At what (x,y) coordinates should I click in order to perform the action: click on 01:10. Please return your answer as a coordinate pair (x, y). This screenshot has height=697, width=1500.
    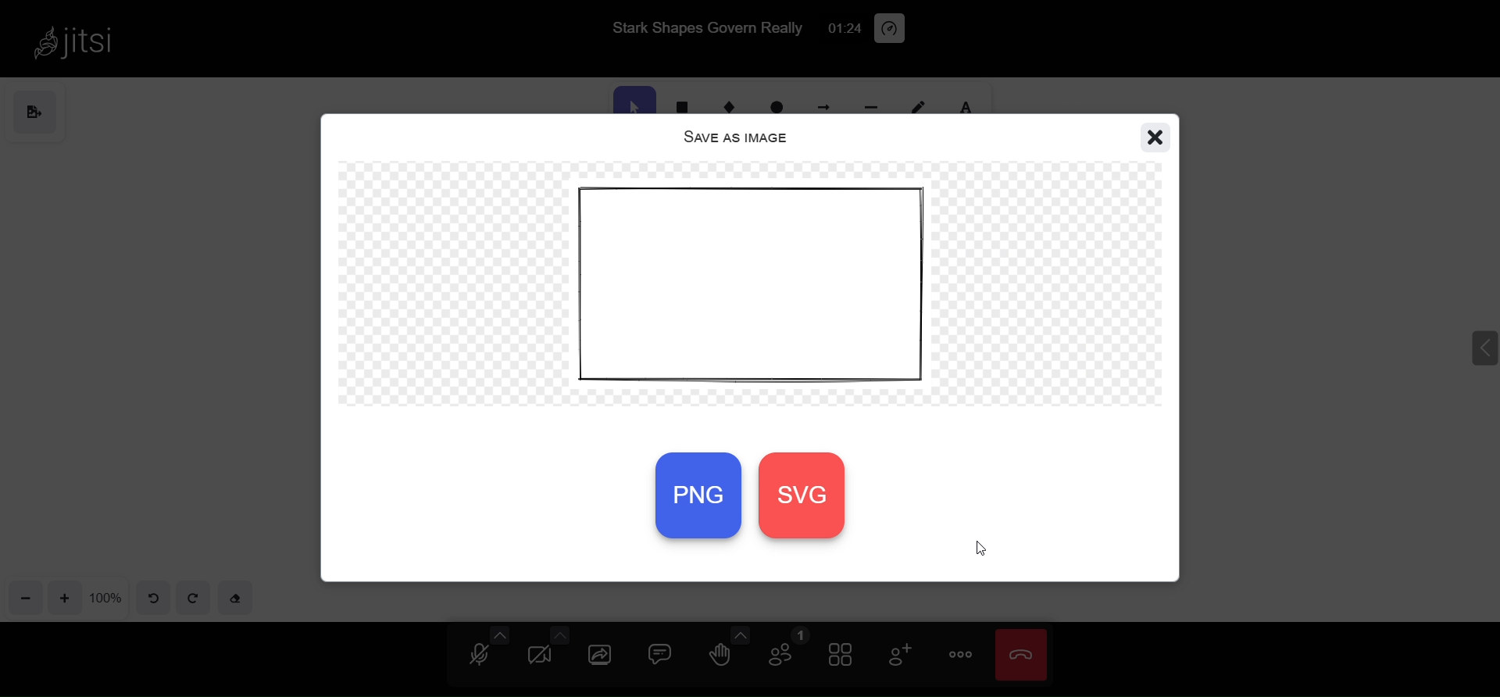
    Looking at the image, I should click on (842, 28).